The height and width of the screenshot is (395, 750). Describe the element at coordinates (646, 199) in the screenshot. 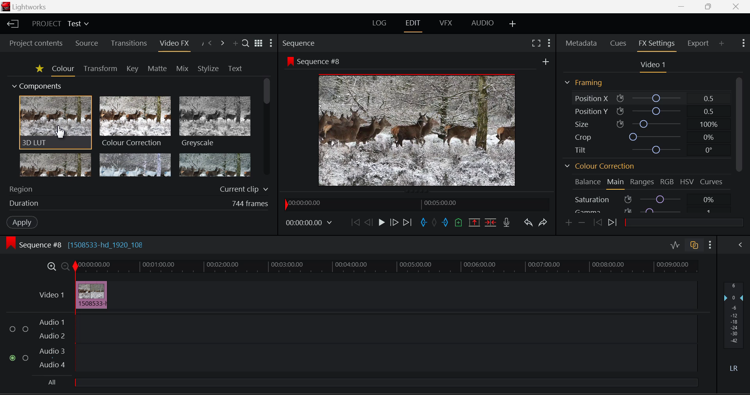

I see `Saturation` at that location.